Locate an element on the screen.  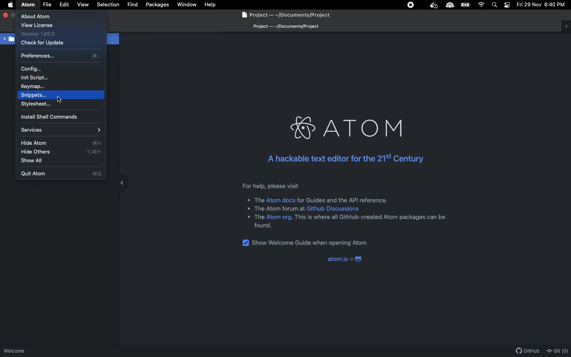
 is located at coordinates (258, 217).